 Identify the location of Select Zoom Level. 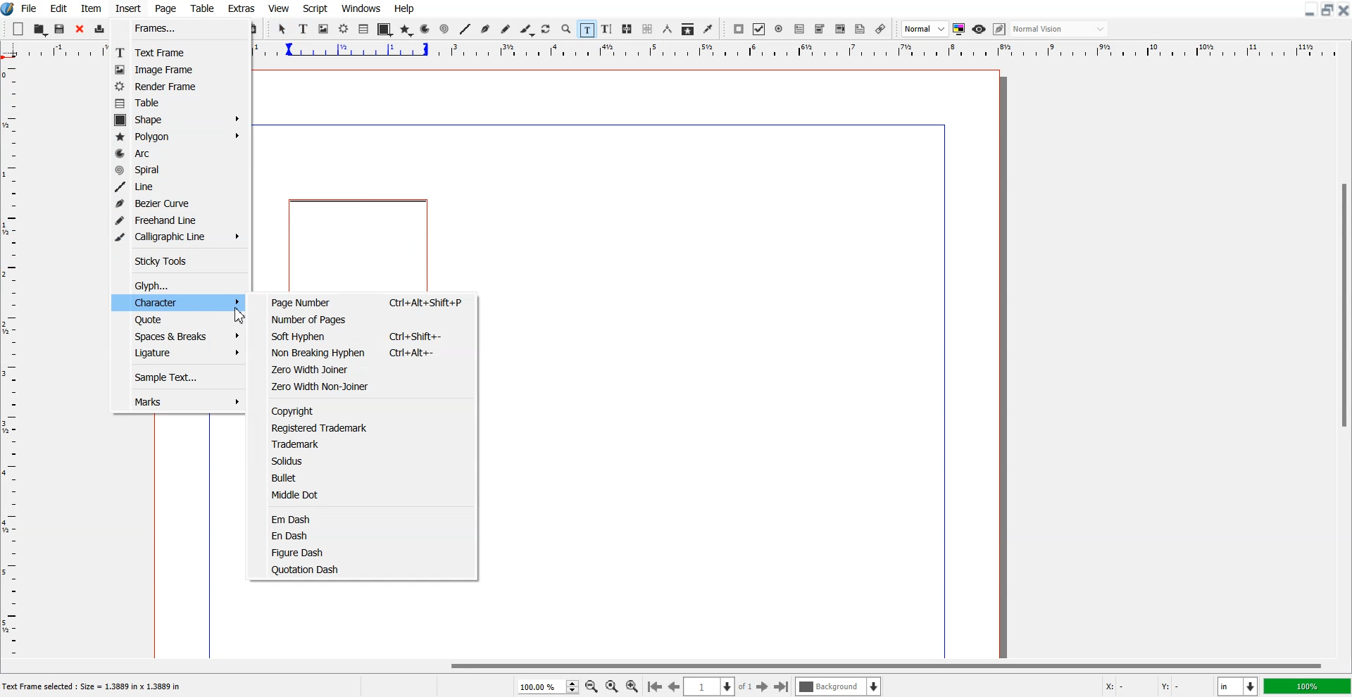
(549, 686).